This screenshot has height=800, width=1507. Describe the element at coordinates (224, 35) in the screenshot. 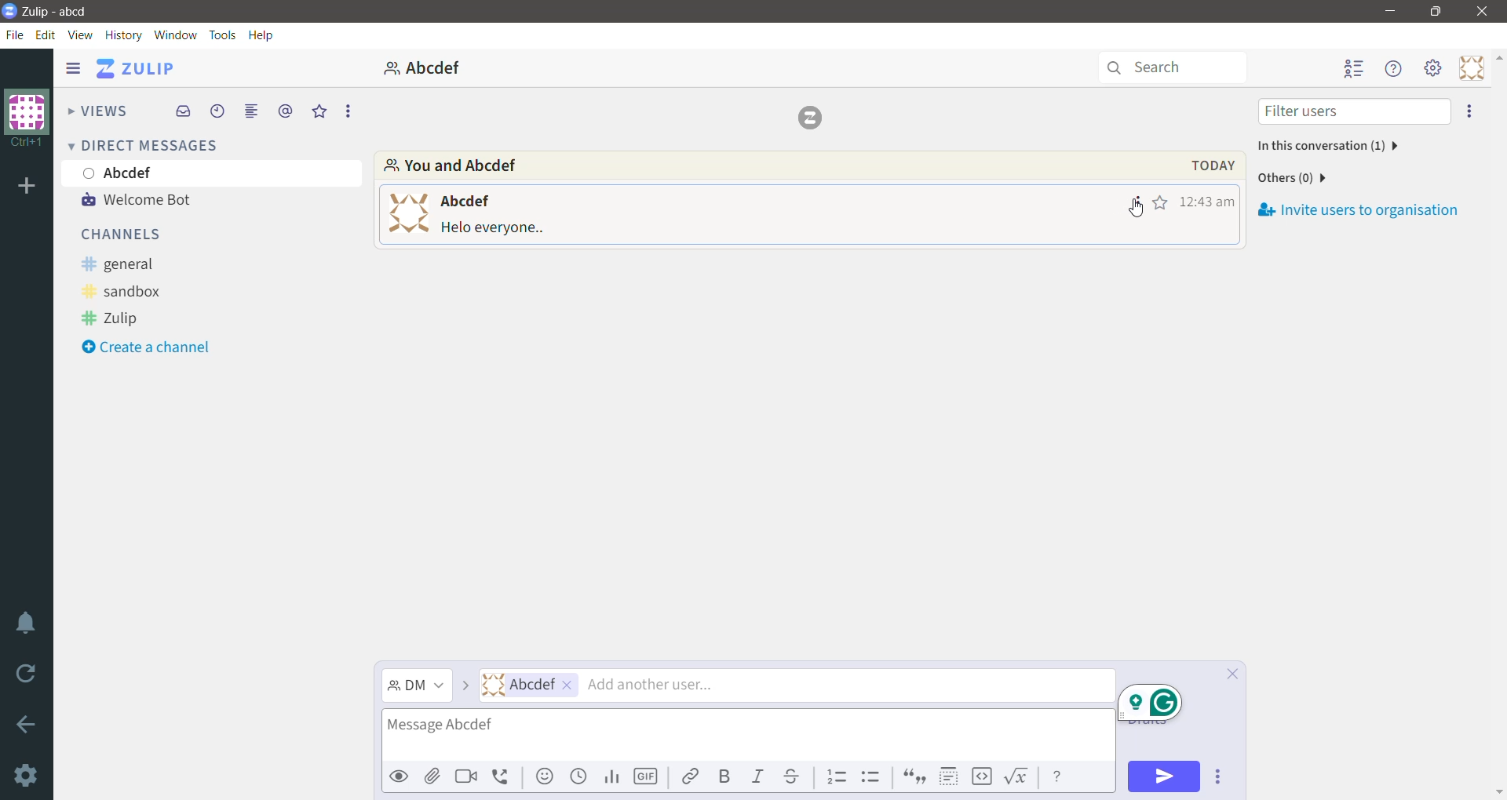

I see `Tools` at that location.